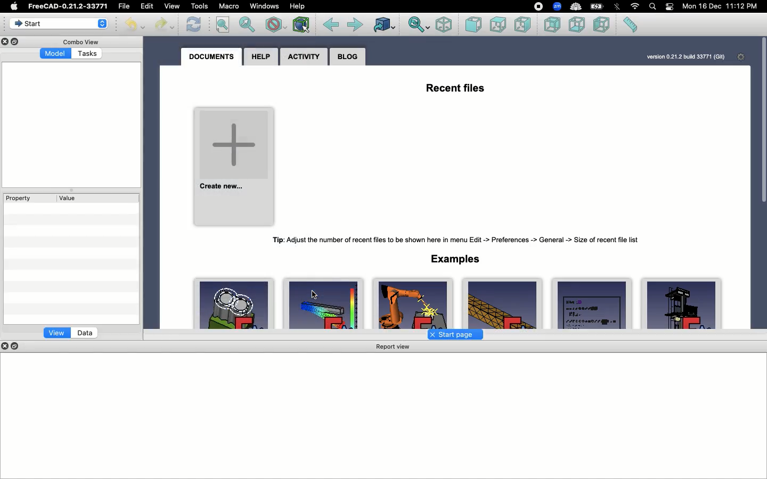  Describe the element at coordinates (521, 24) in the screenshot. I see `Right` at that location.